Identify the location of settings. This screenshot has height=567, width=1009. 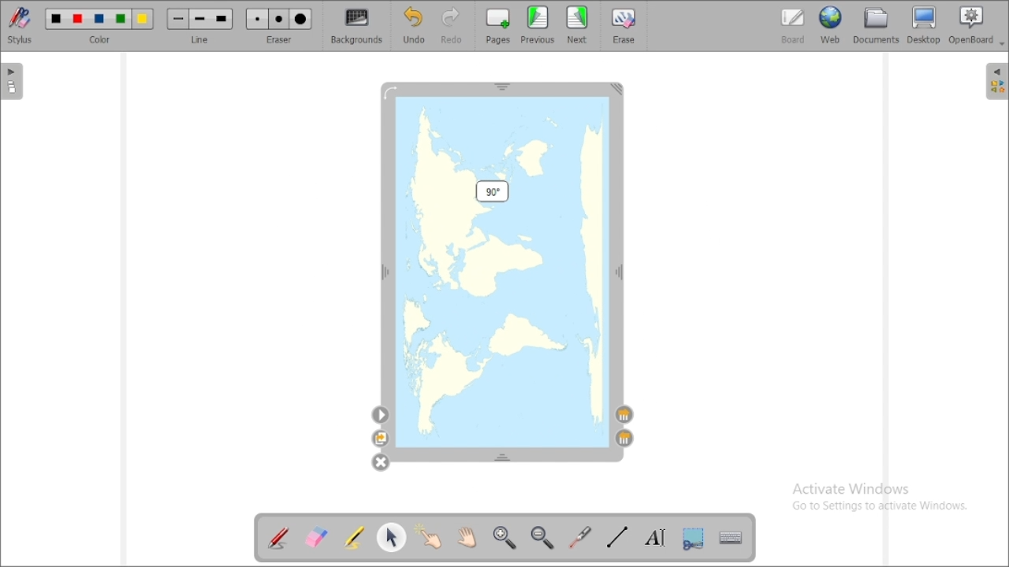
(381, 415).